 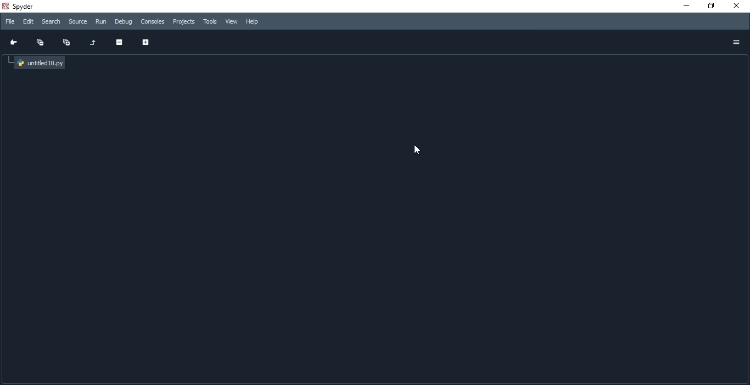 What do you see at coordinates (123, 22) in the screenshot?
I see `Debug` at bounding box center [123, 22].